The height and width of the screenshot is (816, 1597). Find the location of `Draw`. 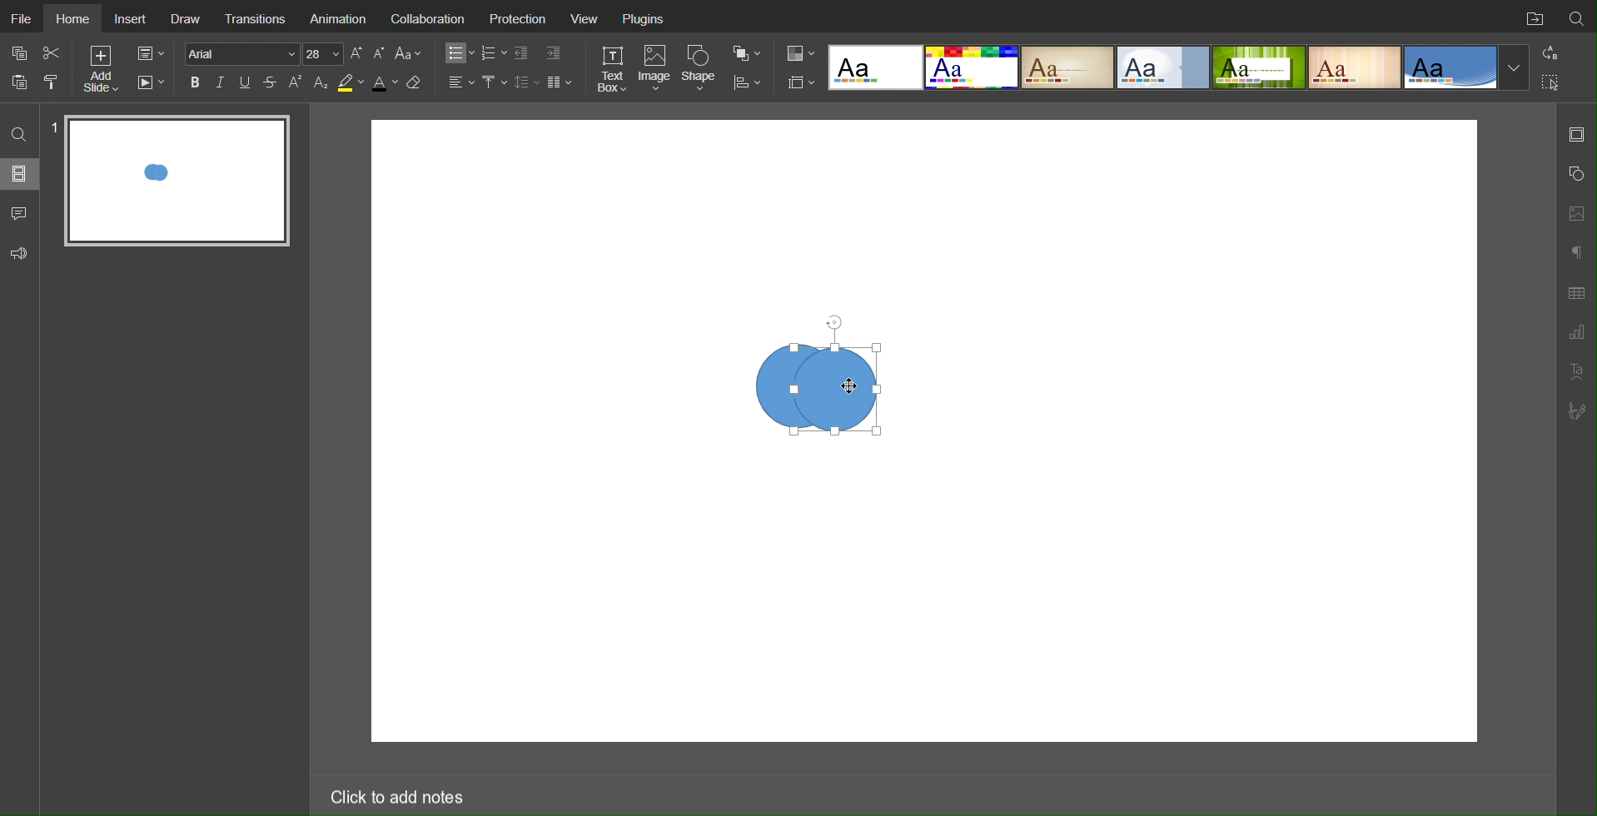

Draw is located at coordinates (188, 18).